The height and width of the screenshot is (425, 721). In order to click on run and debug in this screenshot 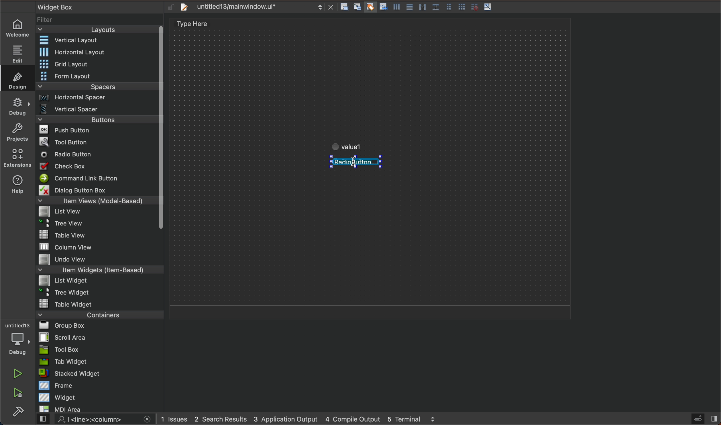, I will do `click(19, 394)`.